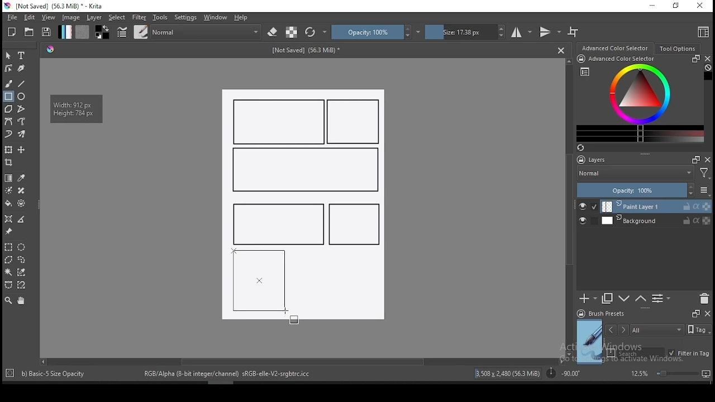 Image resolution: width=715 pixels, height=402 pixels. What do you see at coordinates (563, 372) in the screenshot?
I see `rotation` at bounding box center [563, 372].